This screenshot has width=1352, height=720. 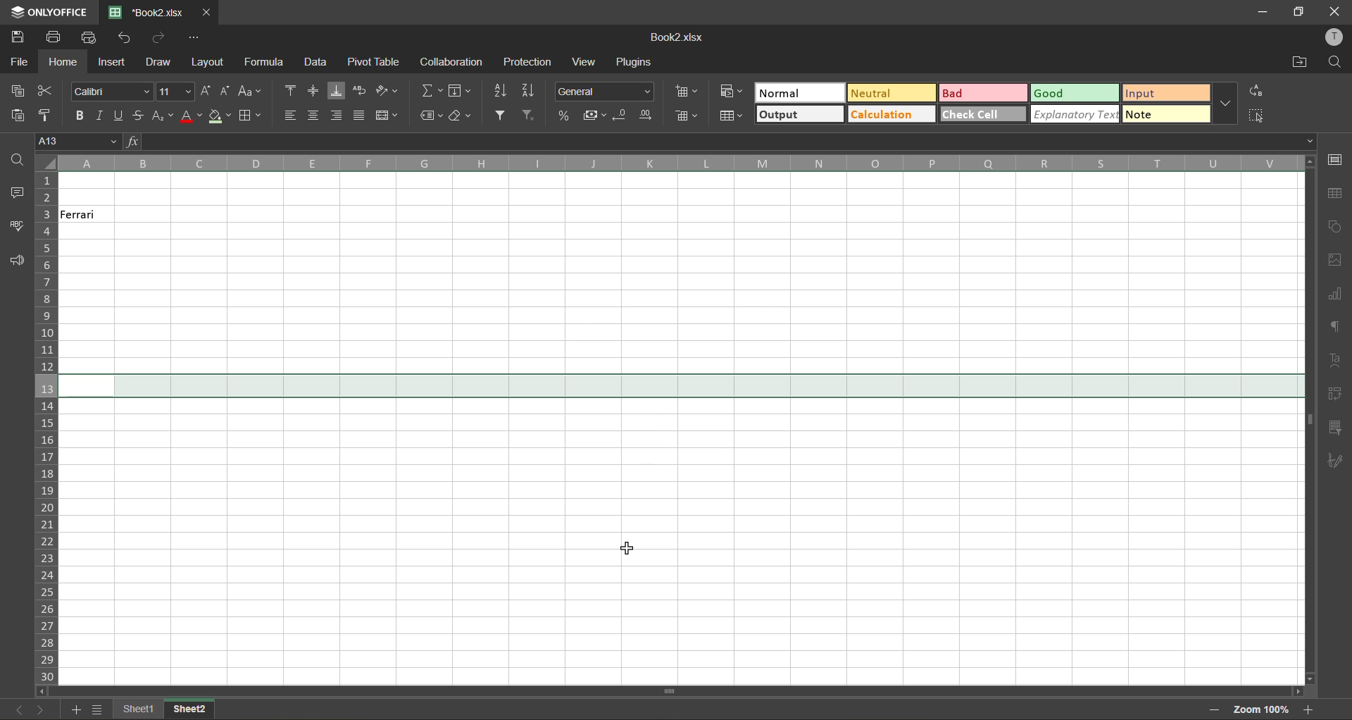 What do you see at coordinates (596, 117) in the screenshot?
I see `accounting` at bounding box center [596, 117].